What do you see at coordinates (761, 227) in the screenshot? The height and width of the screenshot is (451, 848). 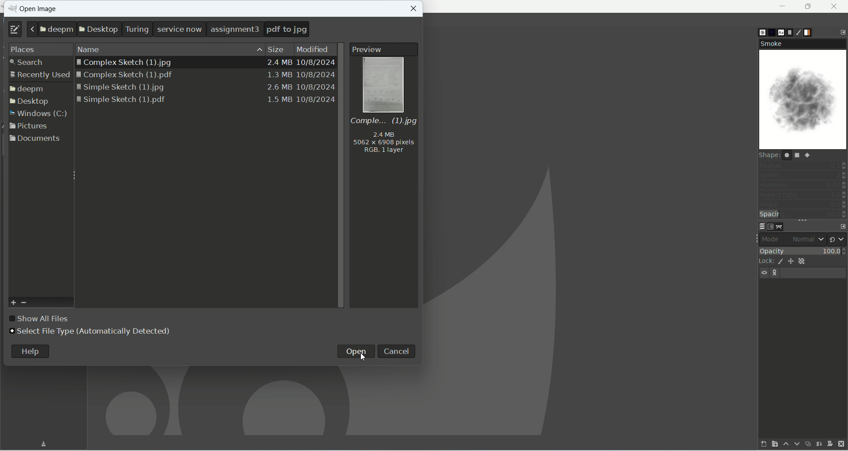 I see `layers` at bounding box center [761, 227].